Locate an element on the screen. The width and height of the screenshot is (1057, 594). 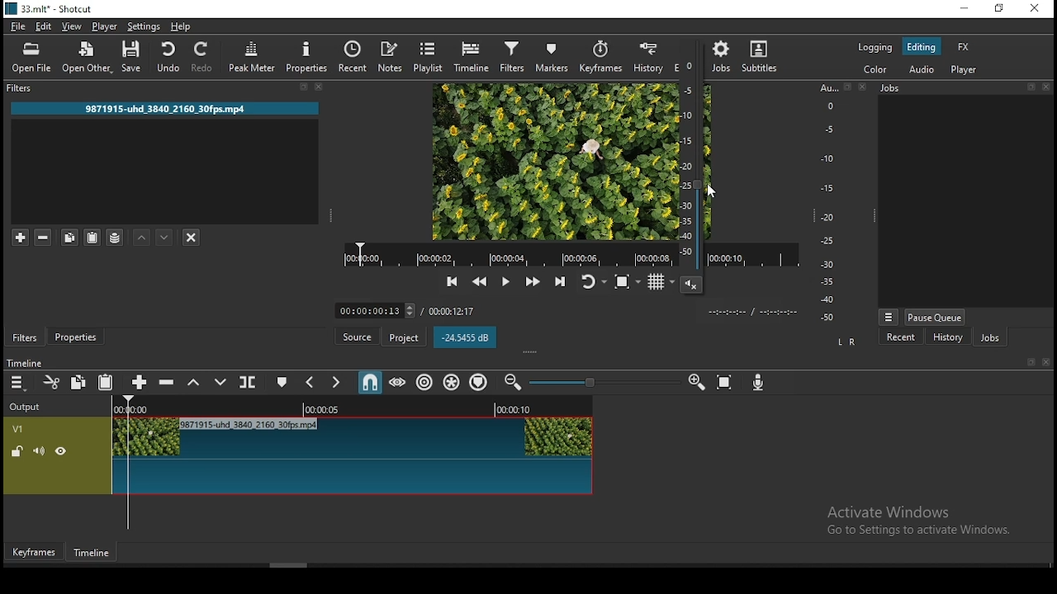
play quickly backward is located at coordinates (478, 281).